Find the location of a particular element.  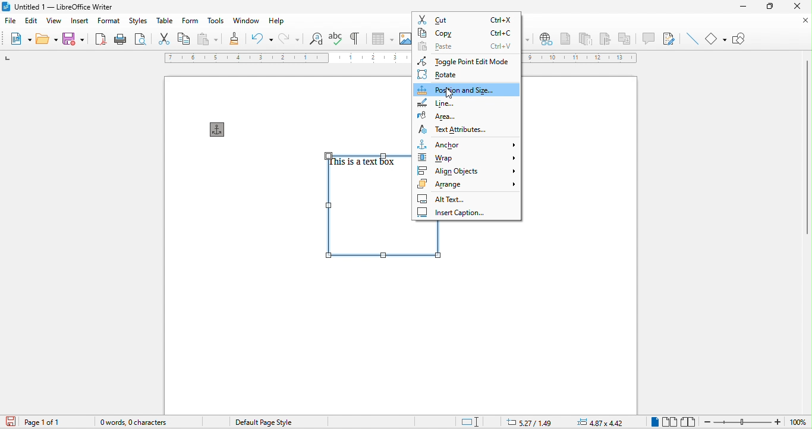

toggle formatting marks is located at coordinates (357, 37).